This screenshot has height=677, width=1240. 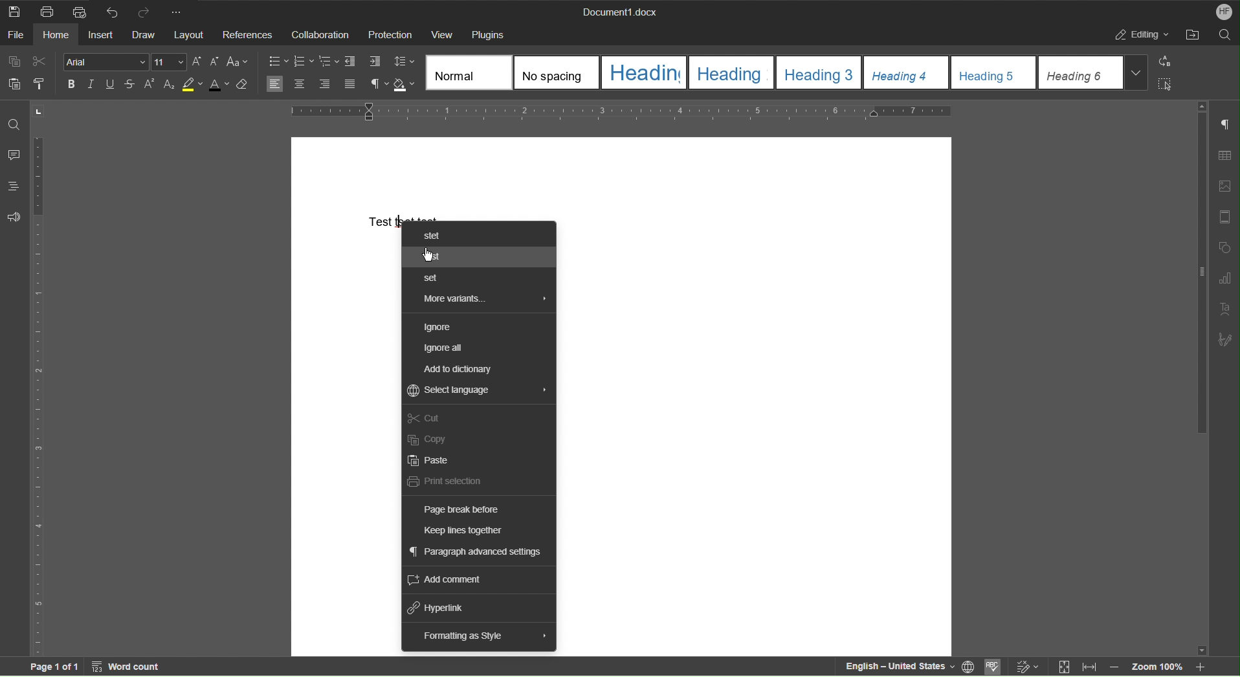 What do you see at coordinates (819, 72) in the screenshot?
I see `Heading 3` at bounding box center [819, 72].